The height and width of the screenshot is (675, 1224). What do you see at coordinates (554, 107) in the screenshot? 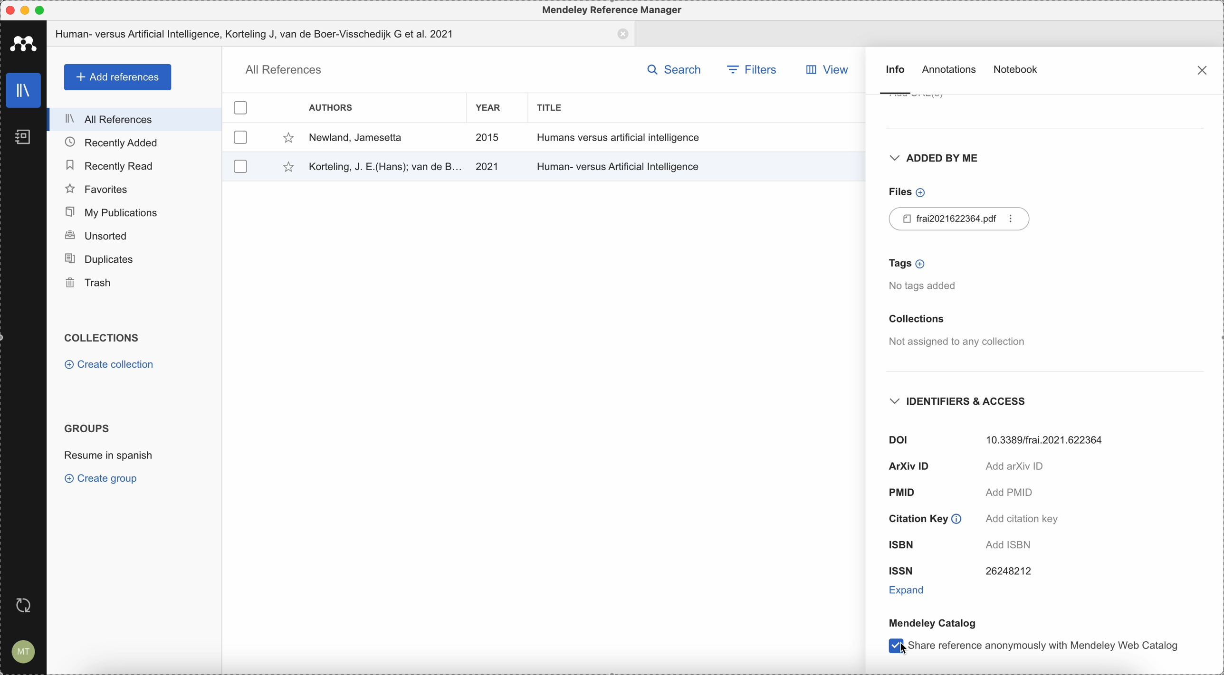
I see `title` at bounding box center [554, 107].